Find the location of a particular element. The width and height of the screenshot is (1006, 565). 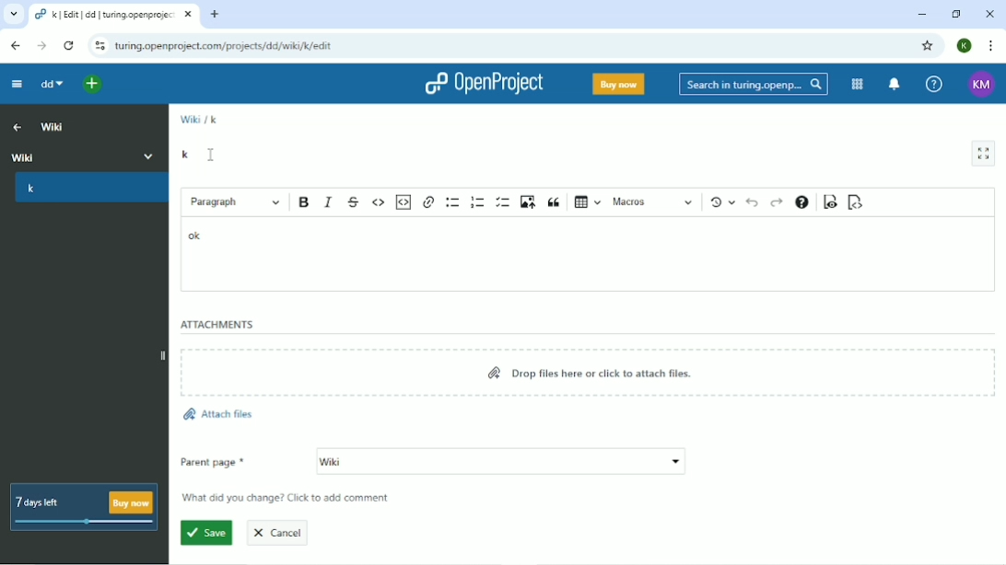

Search is located at coordinates (753, 84).